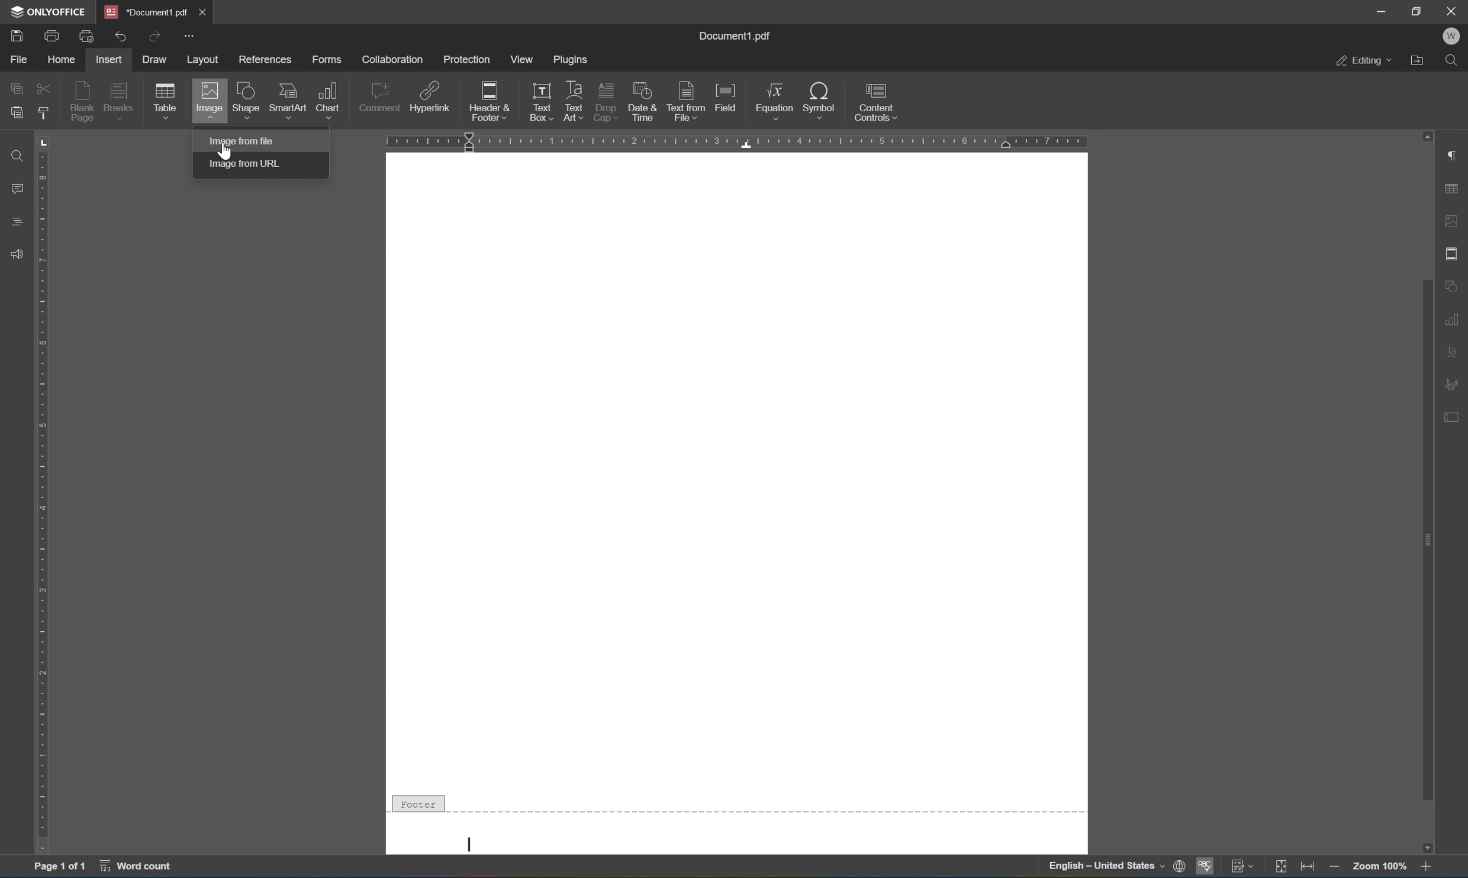  What do you see at coordinates (1453, 218) in the screenshot?
I see `image settings` at bounding box center [1453, 218].